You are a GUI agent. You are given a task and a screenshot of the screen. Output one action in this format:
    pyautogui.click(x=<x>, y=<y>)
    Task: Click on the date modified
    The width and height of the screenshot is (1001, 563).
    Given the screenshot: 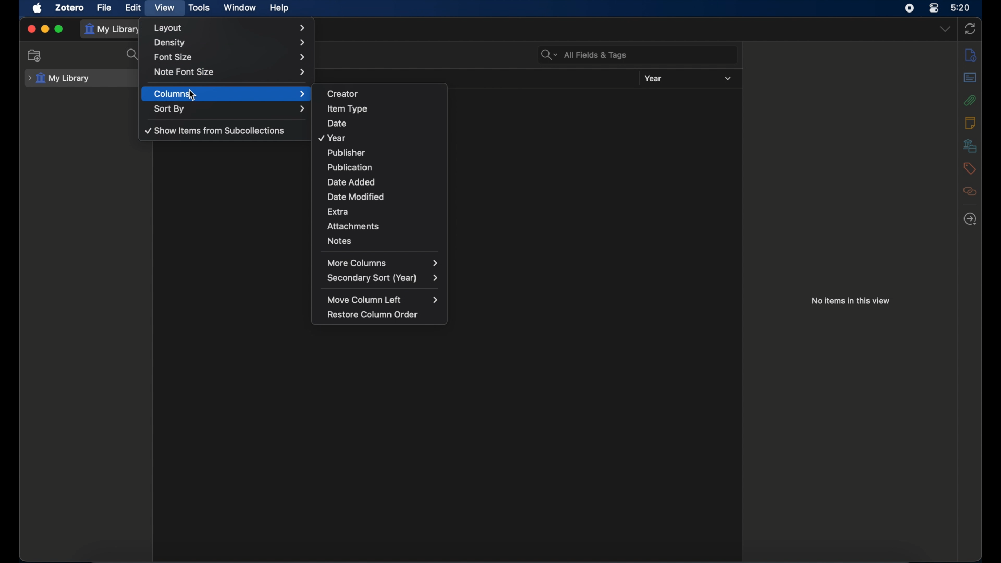 What is the action you would take?
    pyautogui.click(x=384, y=195)
    